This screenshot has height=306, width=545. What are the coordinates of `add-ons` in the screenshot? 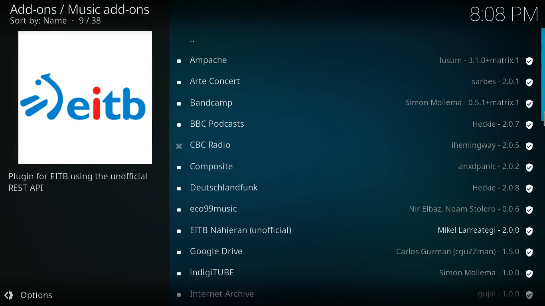 It's located at (210, 103).